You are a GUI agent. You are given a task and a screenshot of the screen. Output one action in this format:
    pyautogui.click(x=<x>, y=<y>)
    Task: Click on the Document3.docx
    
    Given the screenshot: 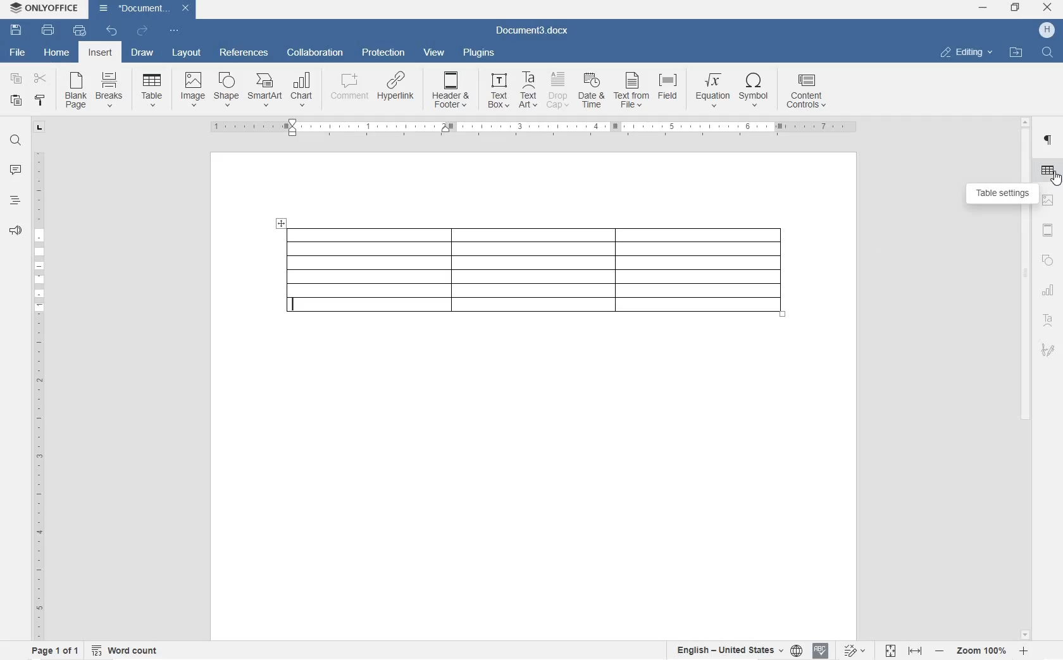 What is the action you would take?
    pyautogui.click(x=530, y=33)
    